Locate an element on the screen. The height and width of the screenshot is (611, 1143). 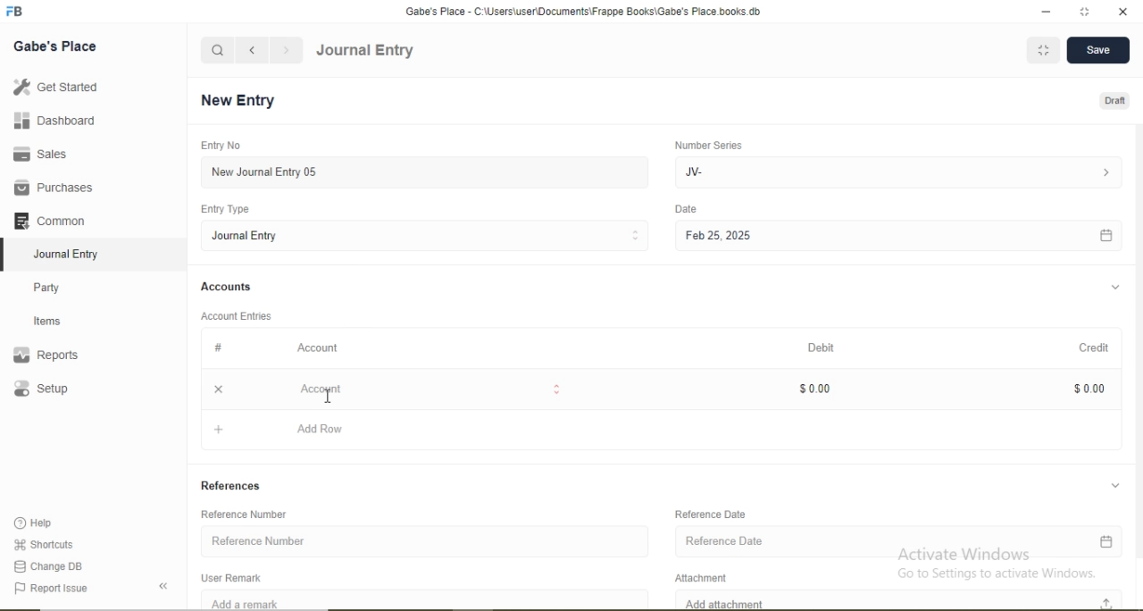
$0.00 is located at coordinates (1087, 388).